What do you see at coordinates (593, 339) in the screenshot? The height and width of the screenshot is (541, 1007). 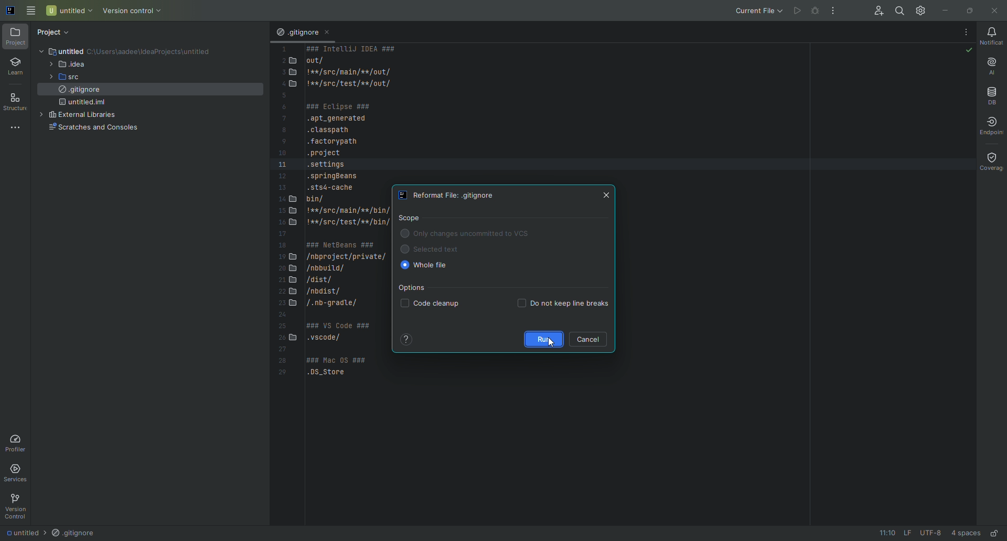 I see `Cancel` at bounding box center [593, 339].